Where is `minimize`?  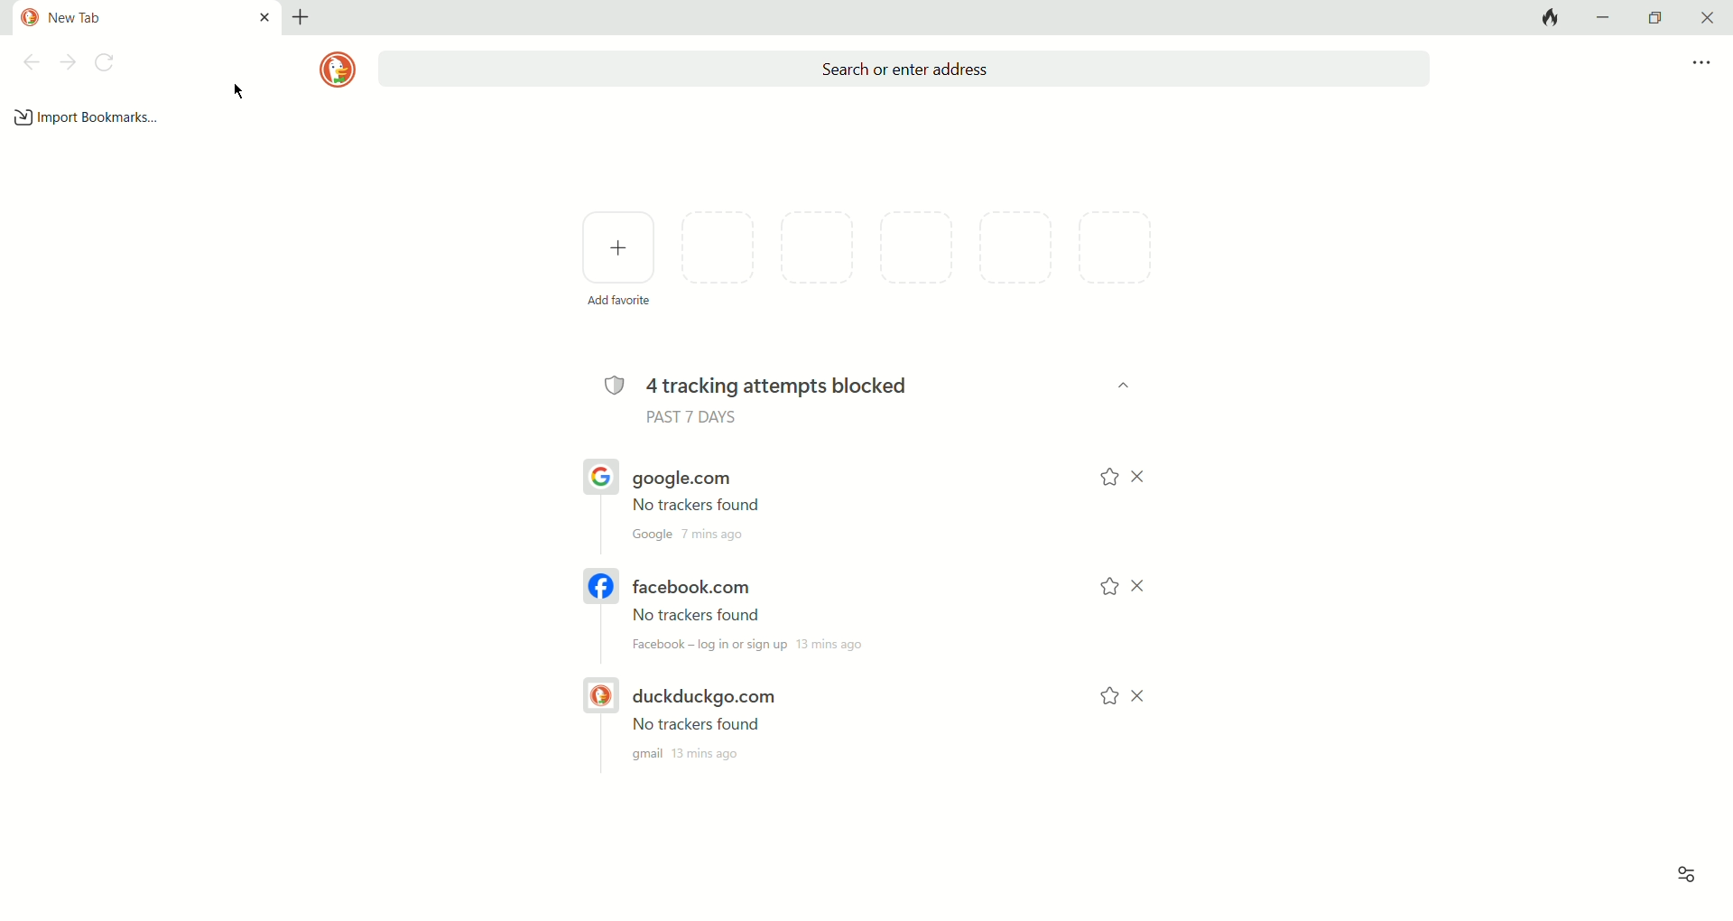 minimize is located at coordinates (1604, 17).